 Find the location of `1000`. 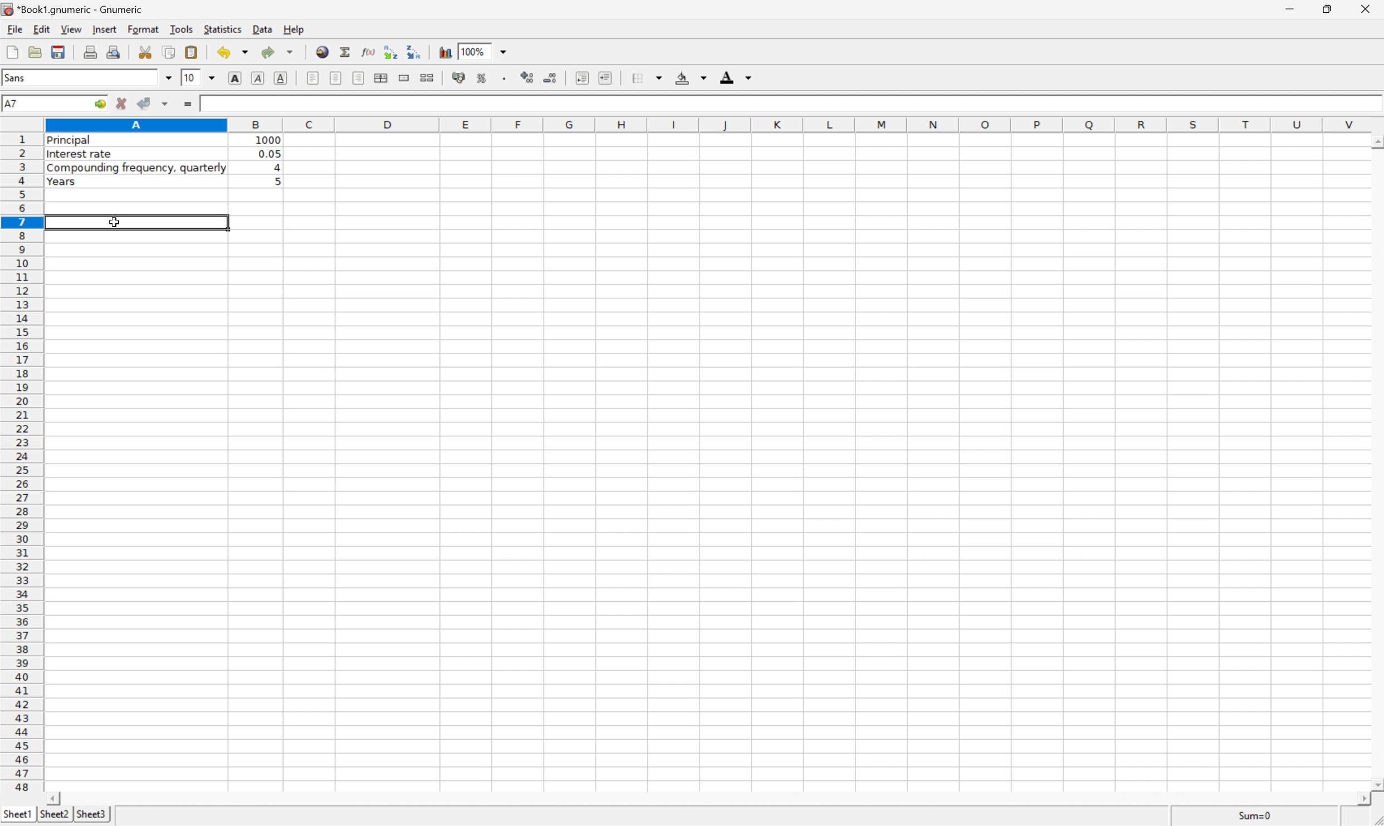

1000 is located at coordinates (270, 140).